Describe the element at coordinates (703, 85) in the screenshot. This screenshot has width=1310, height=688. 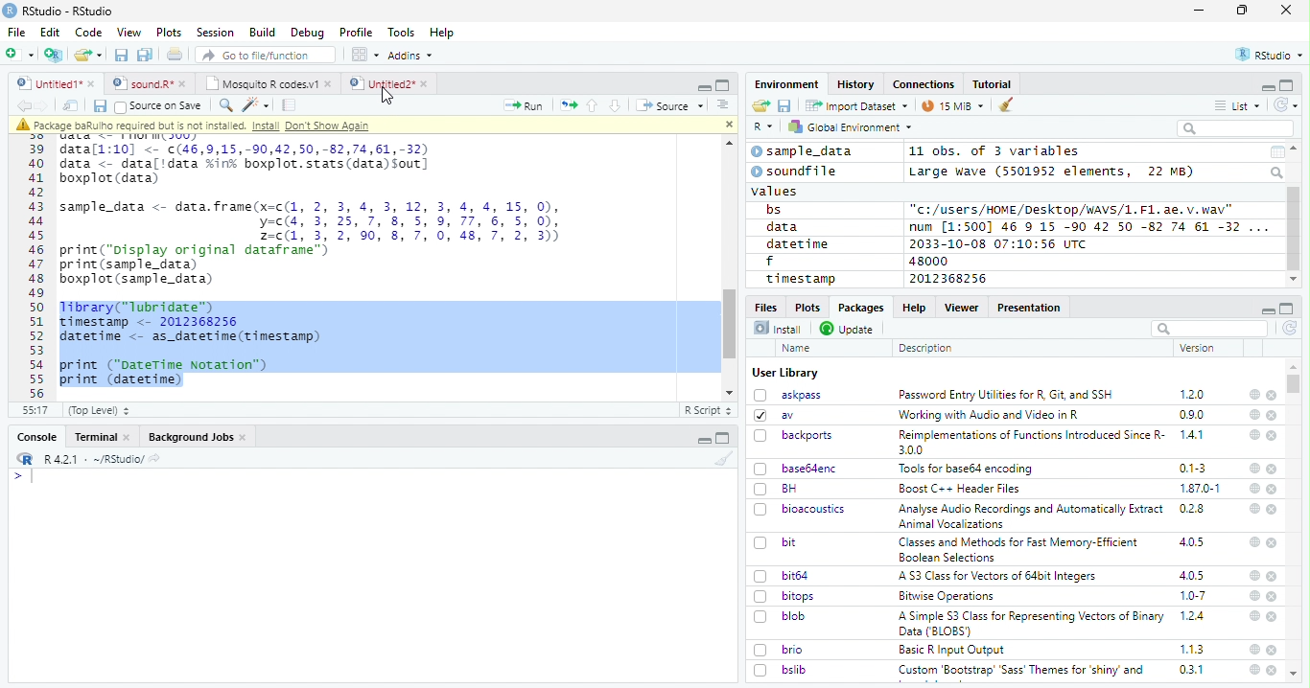
I see `minimize` at that location.